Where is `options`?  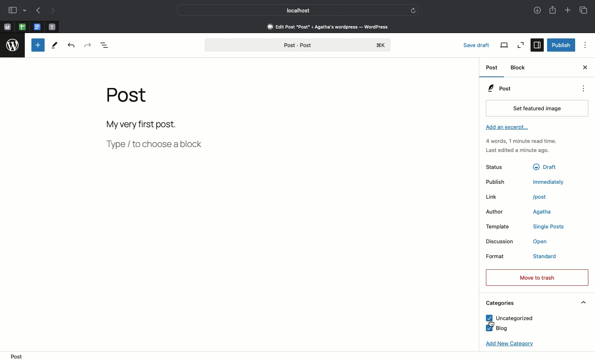 options is located at coordinates (585, 45).